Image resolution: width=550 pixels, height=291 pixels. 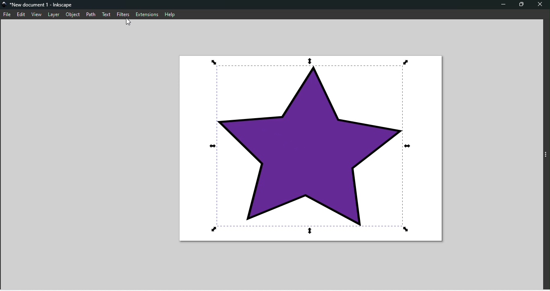 I want to click on *New document 1 - Inkscape, so click(x=42, y=5).